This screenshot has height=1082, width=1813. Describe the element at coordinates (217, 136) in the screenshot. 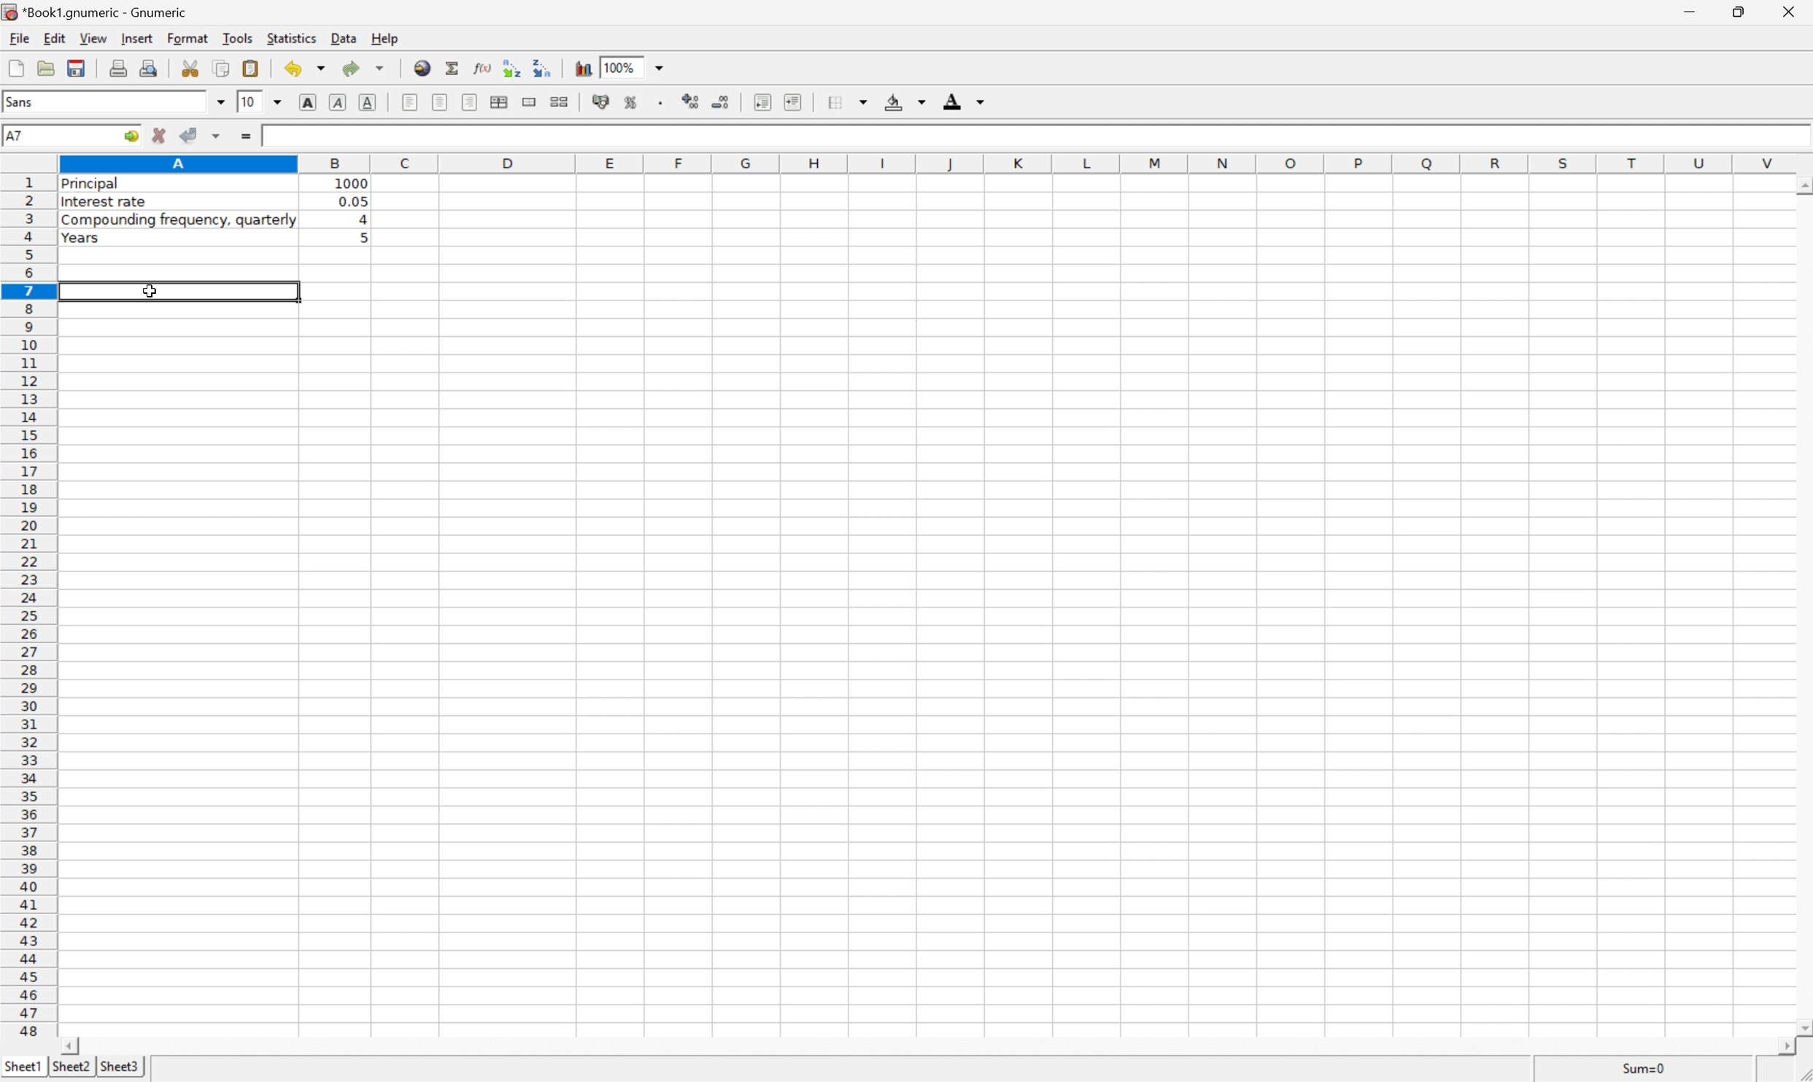

I see `accept changes across selection` at that location.